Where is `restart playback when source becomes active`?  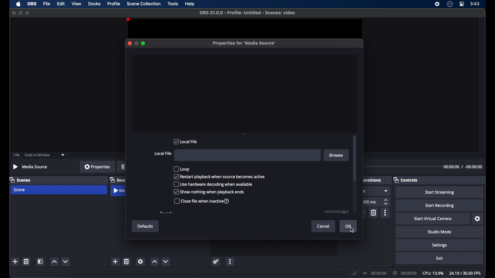
restart playback when source becomes active is located at coordinates (219, 176).